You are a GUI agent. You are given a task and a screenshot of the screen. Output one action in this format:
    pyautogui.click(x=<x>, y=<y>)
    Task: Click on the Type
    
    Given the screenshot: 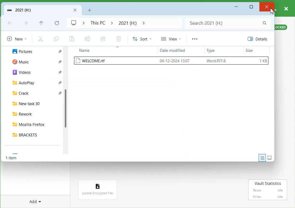 What is the action you would take?
    pyautogui.click(x=219, y=51)
    